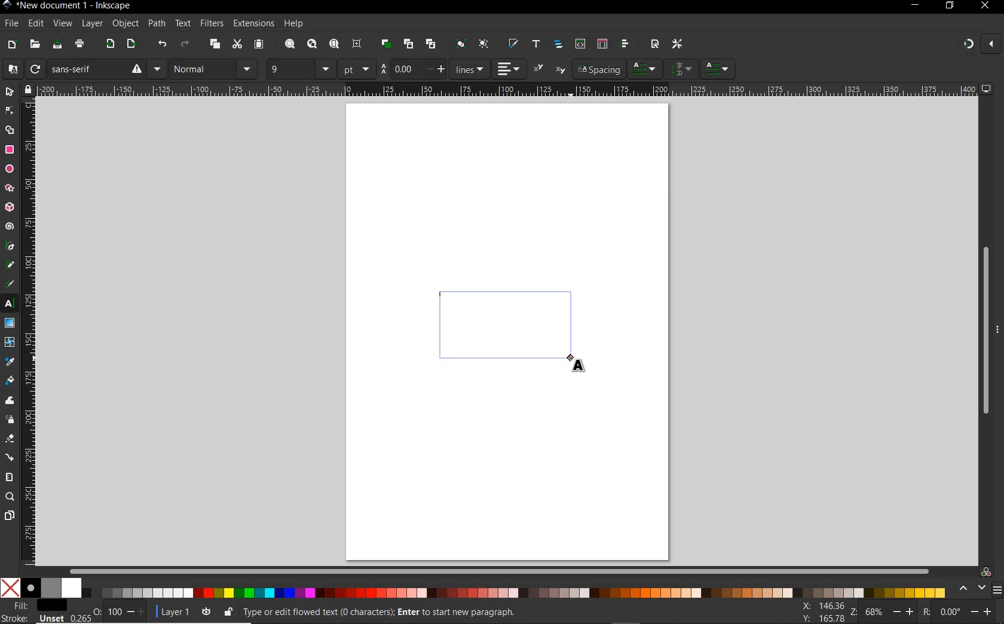  I want to click on object, so click(124, 24).